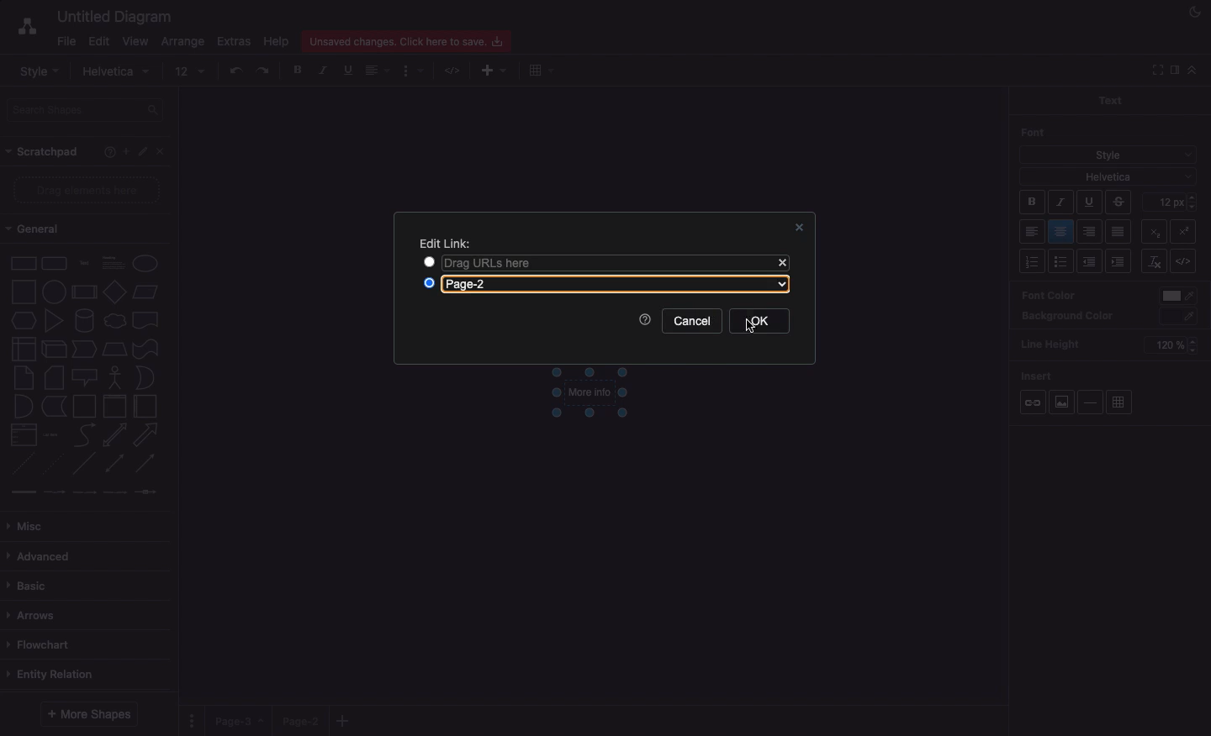 This screenshot has height=736, width=1211. I want to click on Underline, so click(1088, 203).